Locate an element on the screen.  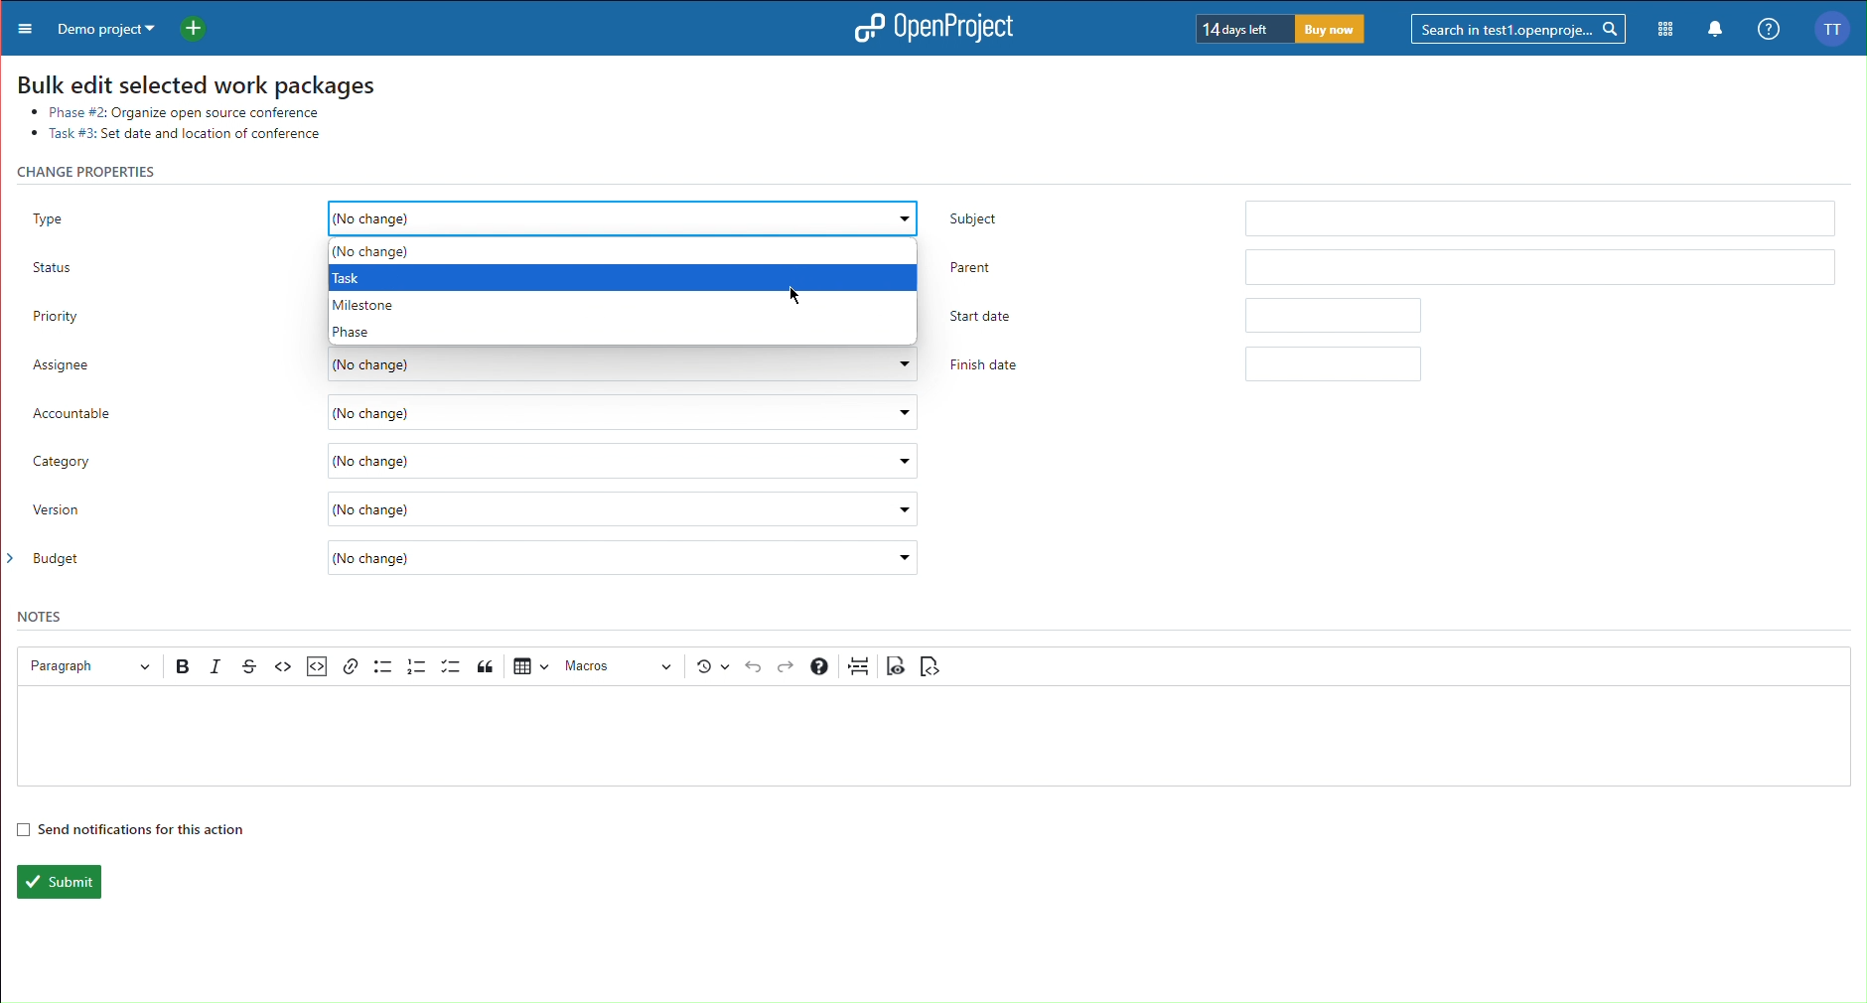
Version is located at coordinates (477, 514).